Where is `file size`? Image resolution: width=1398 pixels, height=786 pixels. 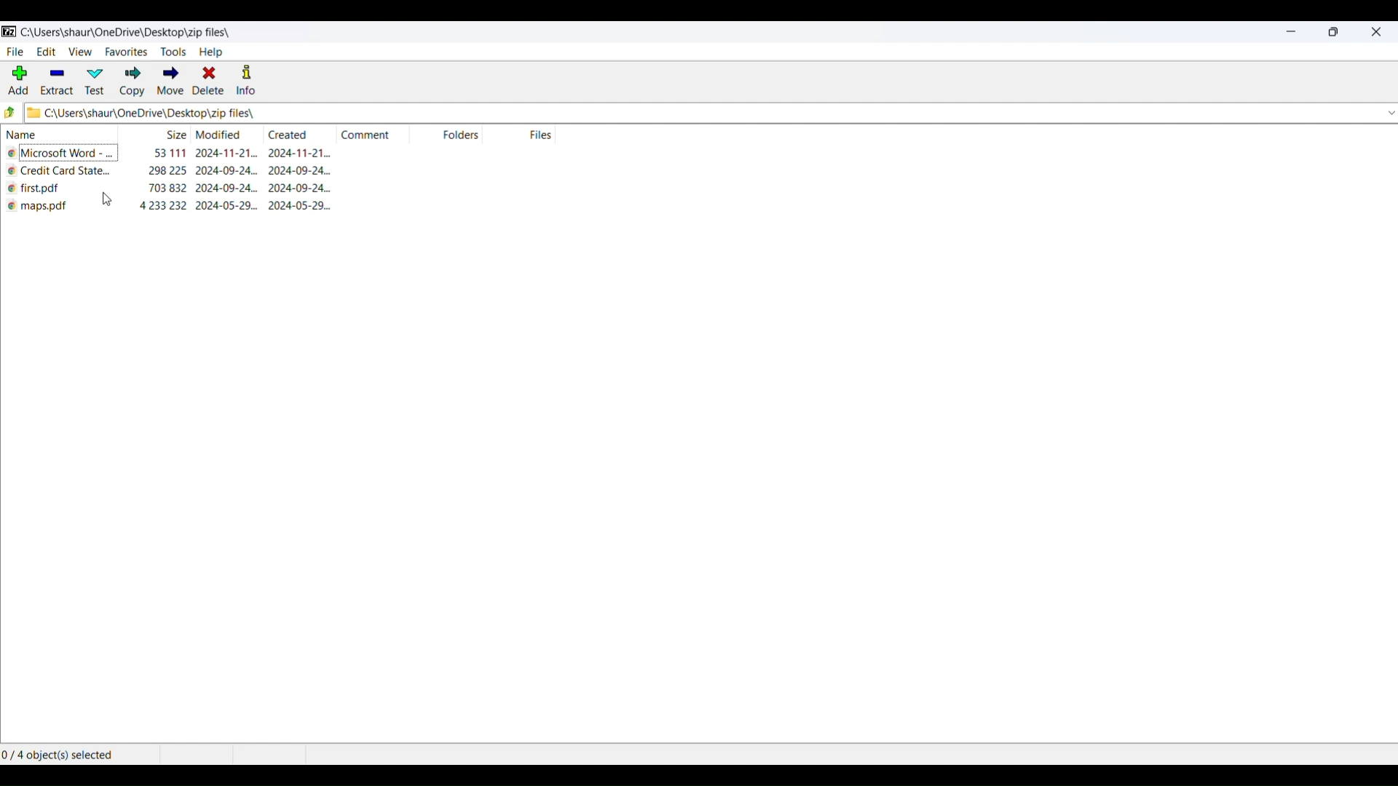 file size is located at coordinates (169, 151).